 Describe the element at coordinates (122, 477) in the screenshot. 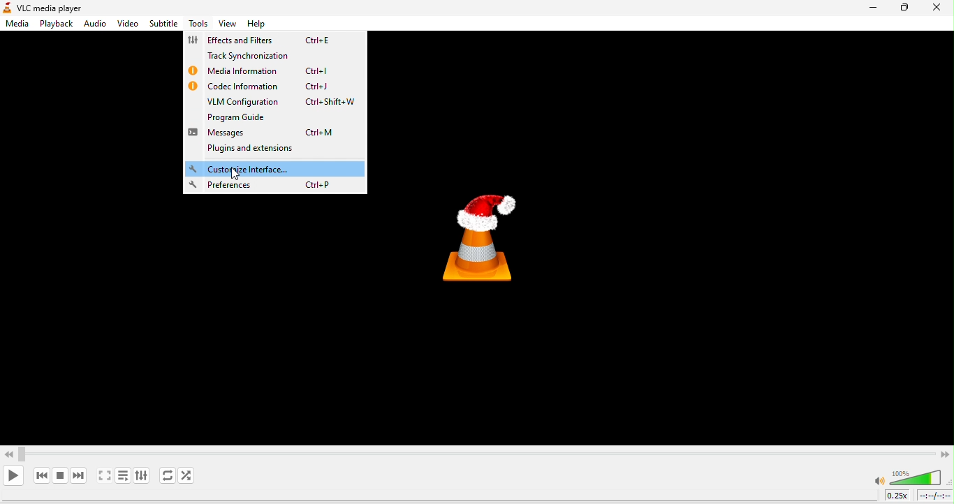

I see `toggle playlist` at that location.